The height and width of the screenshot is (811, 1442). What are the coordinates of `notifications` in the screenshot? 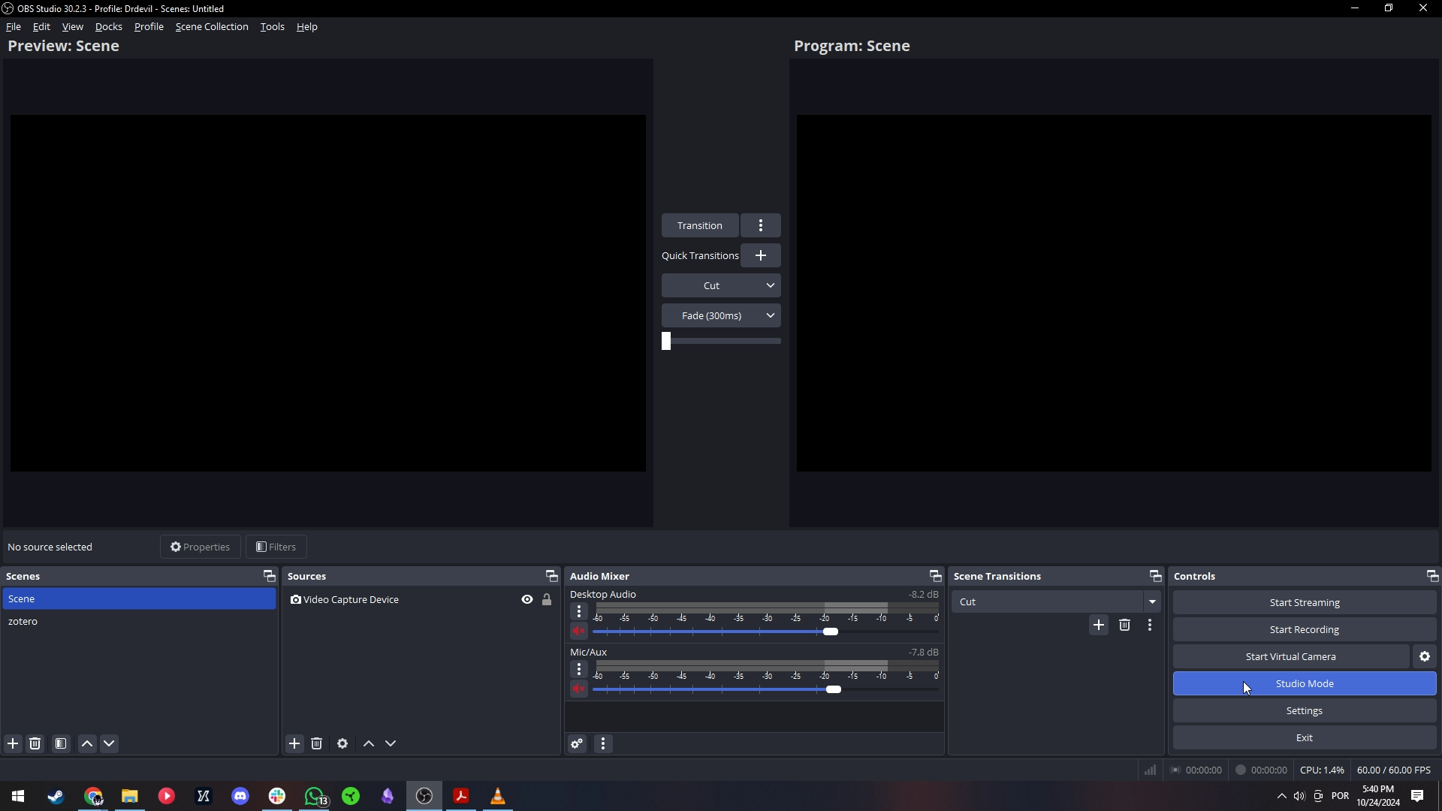 It's located at (1421, 797).